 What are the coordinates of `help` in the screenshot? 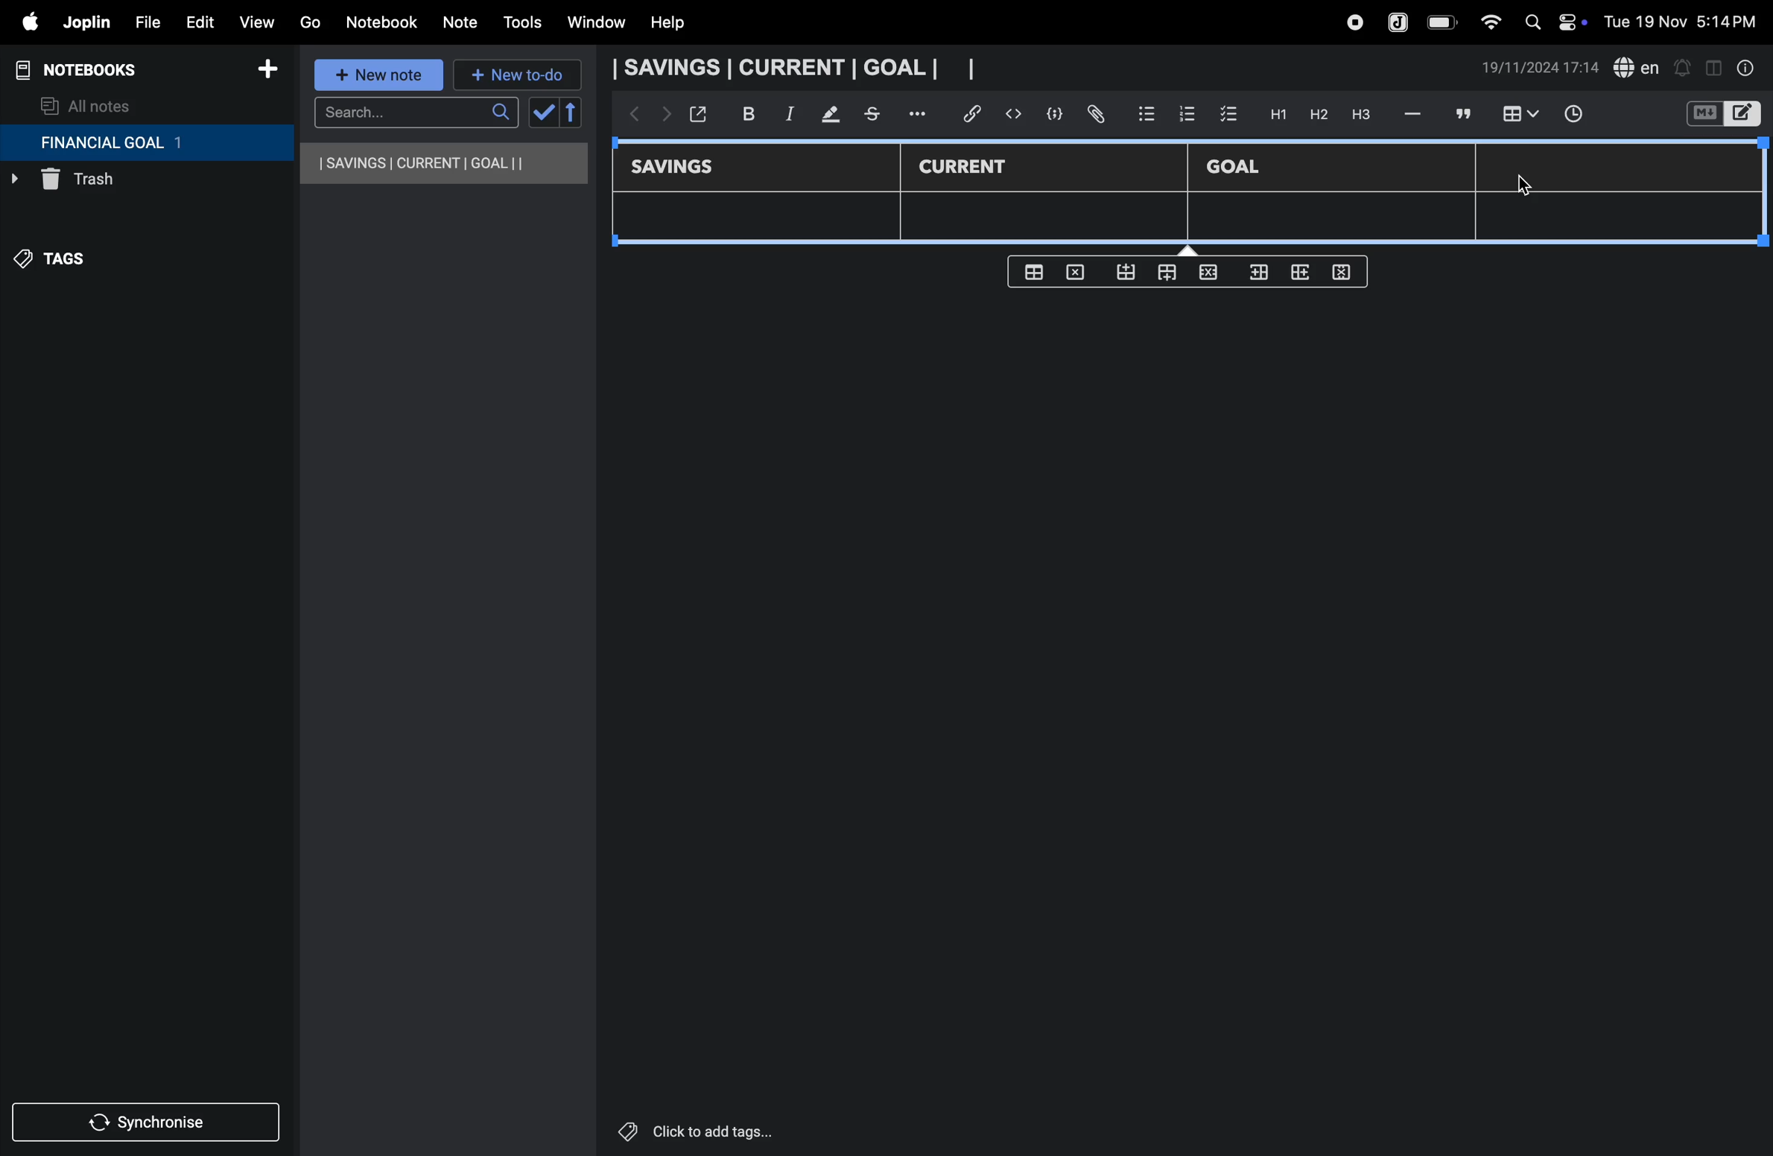 It's located at (679, 23).